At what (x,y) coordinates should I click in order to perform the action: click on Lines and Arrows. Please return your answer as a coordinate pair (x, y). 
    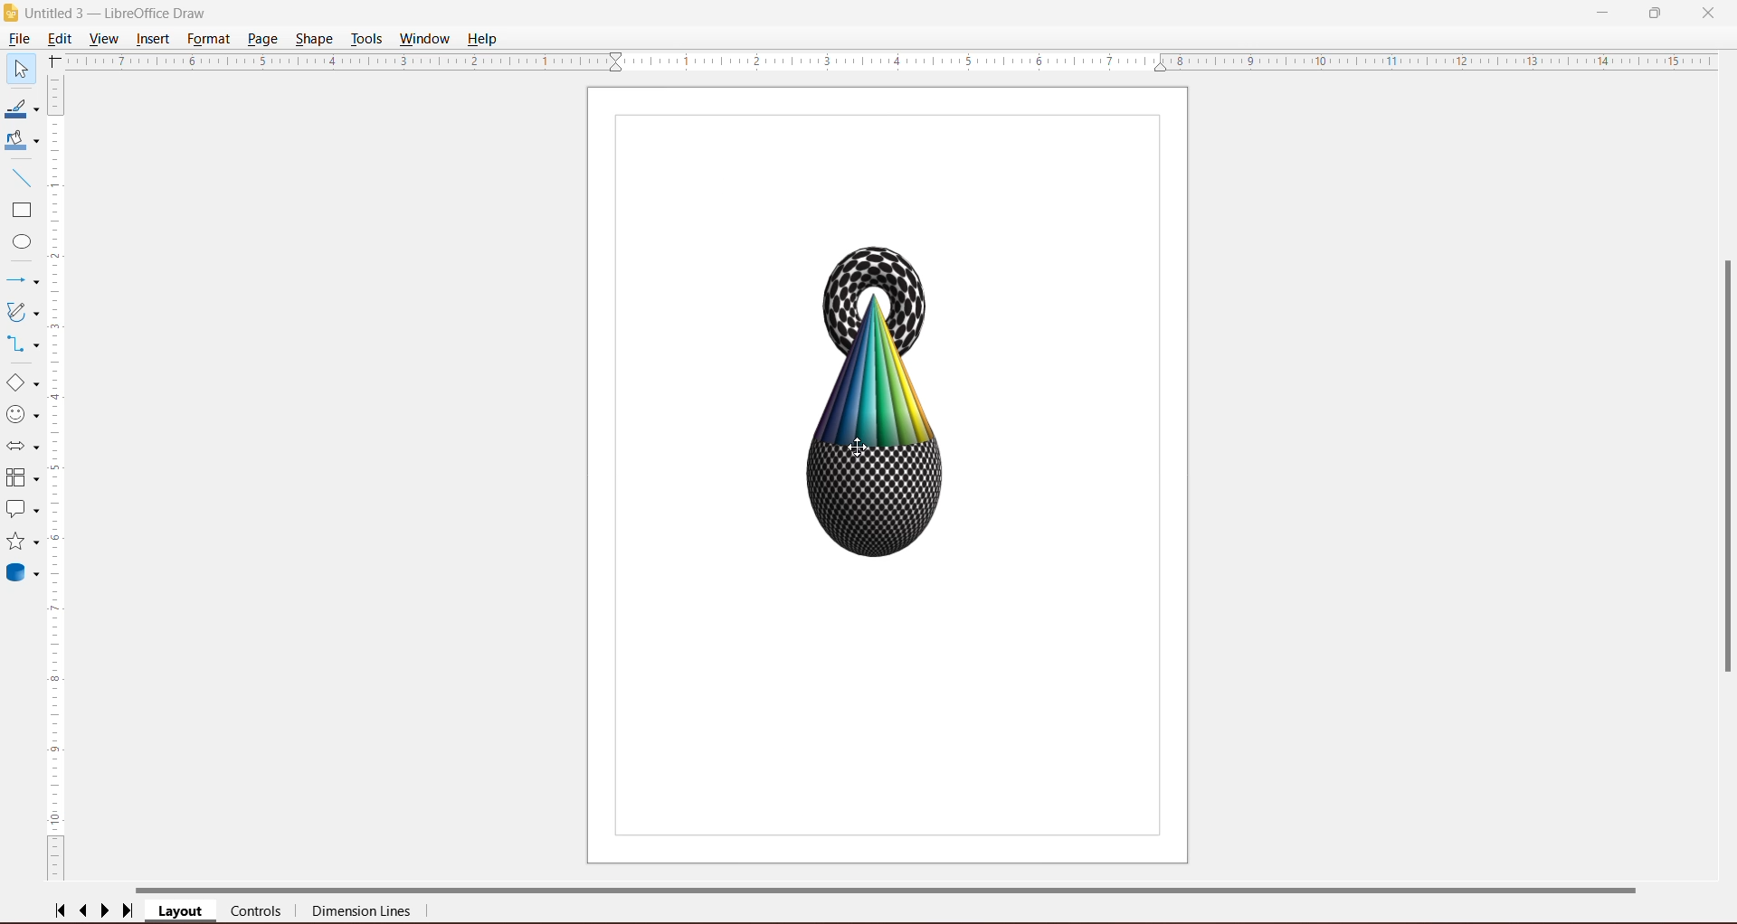
    Looking at the image, I should click on (24, 280).